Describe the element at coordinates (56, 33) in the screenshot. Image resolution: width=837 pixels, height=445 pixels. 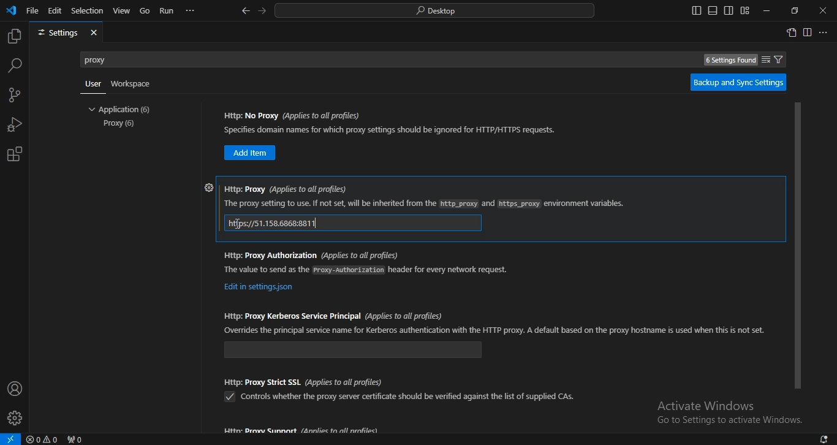
I see `settings` at that location.